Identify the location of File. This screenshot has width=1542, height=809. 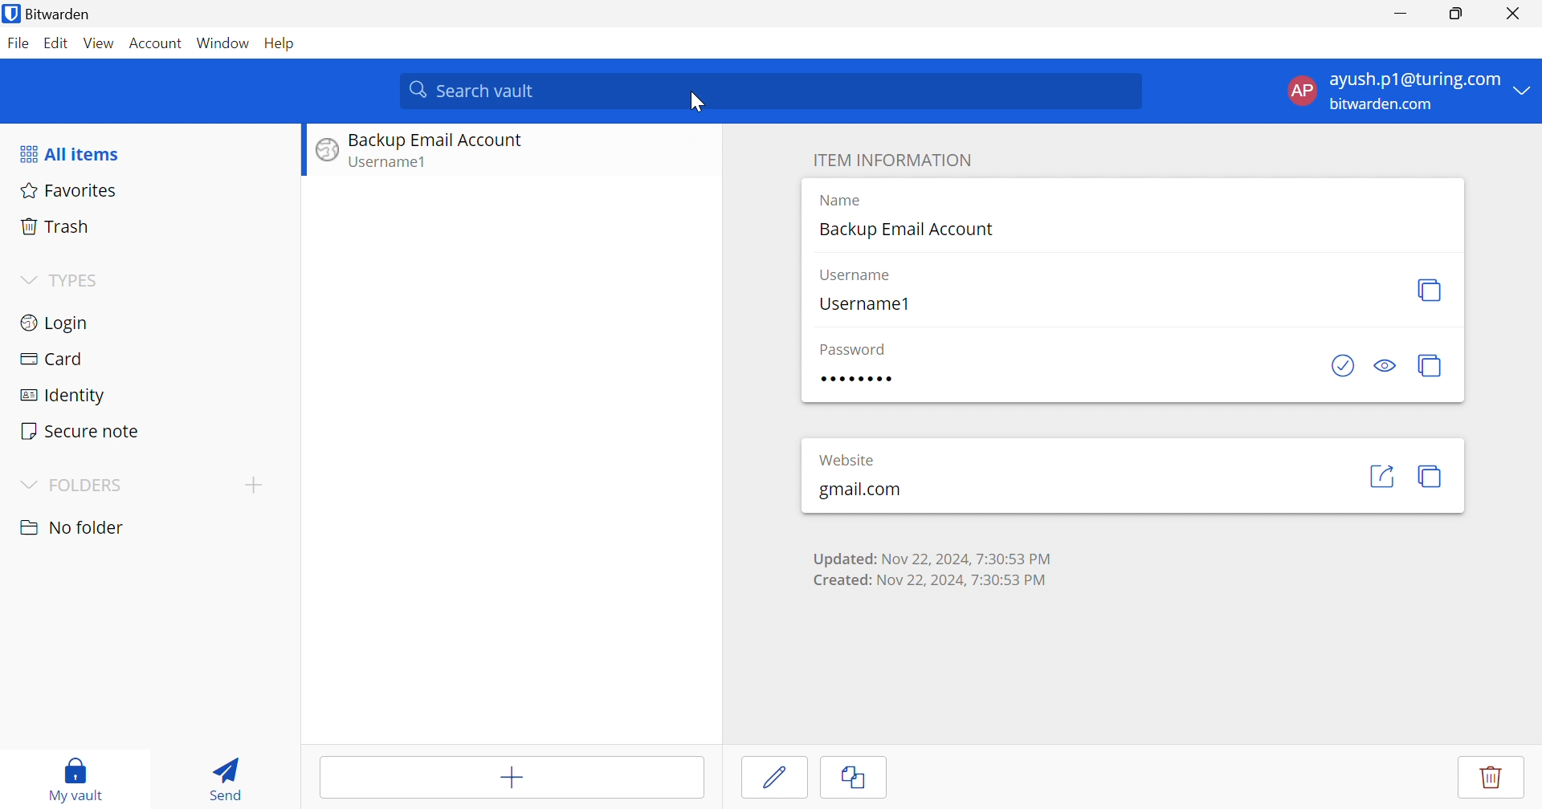
(18, 43).